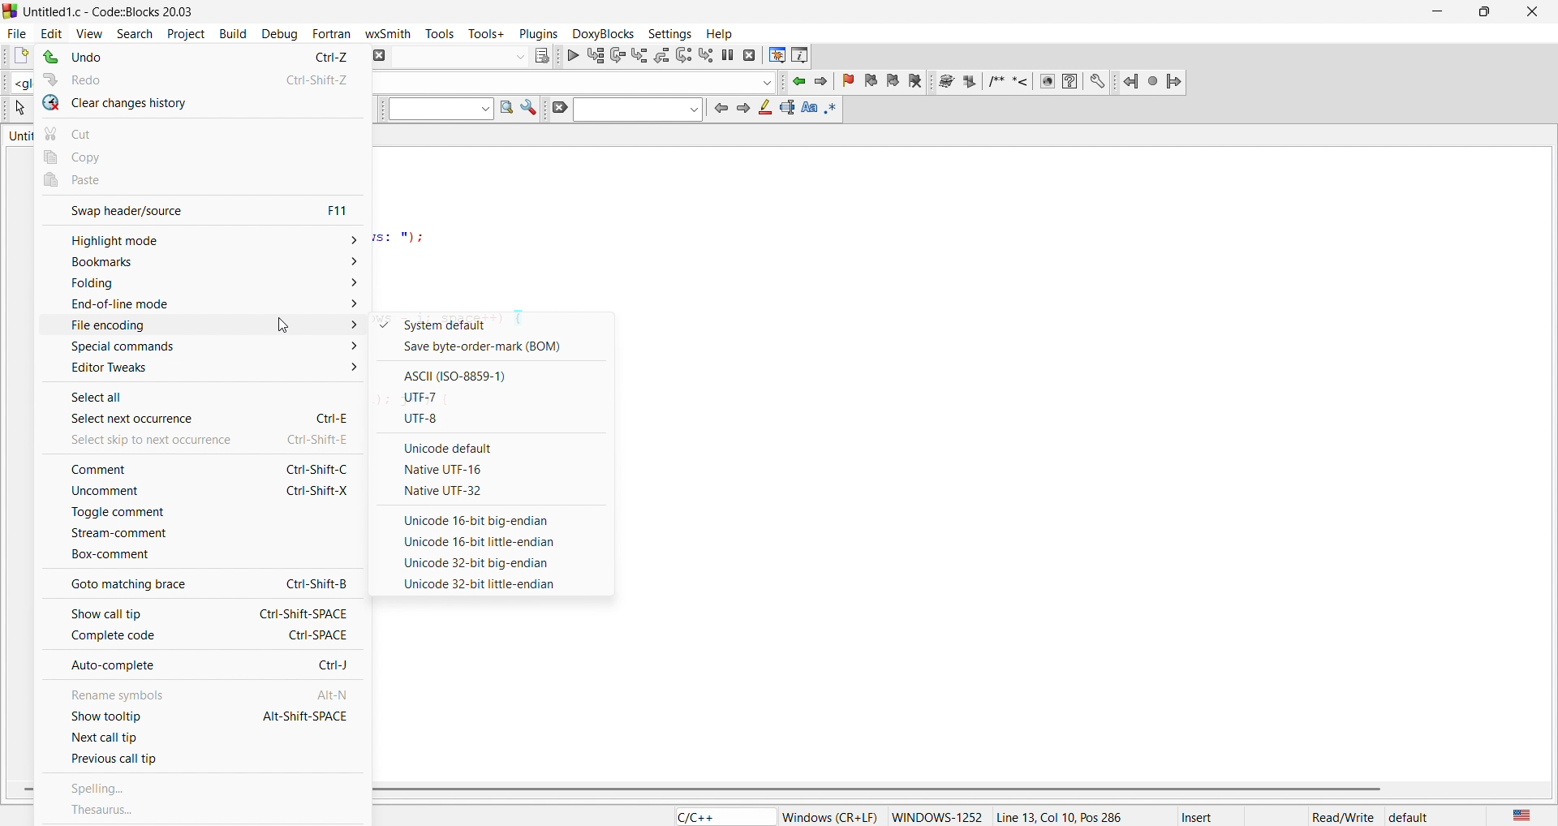 Image resolution: width=1558 pixels, height=826 pixels. I want to click on swap, so click(203, 209).